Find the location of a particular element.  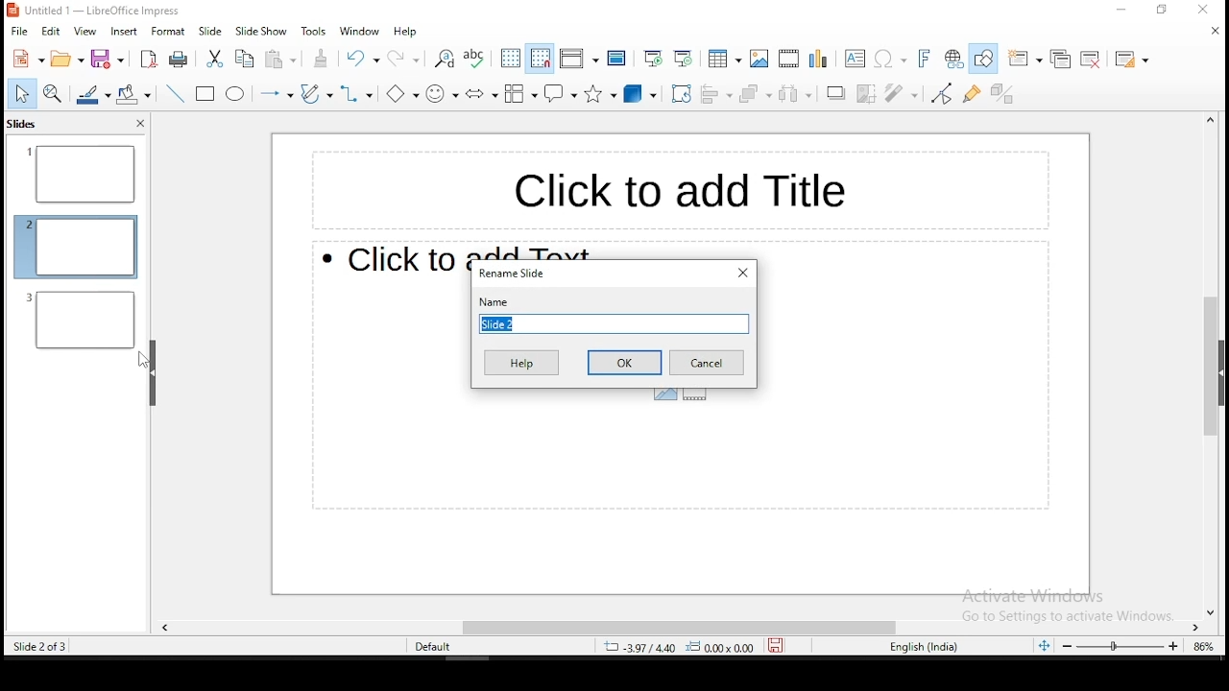

rotate is located at coordinates (681, 95).